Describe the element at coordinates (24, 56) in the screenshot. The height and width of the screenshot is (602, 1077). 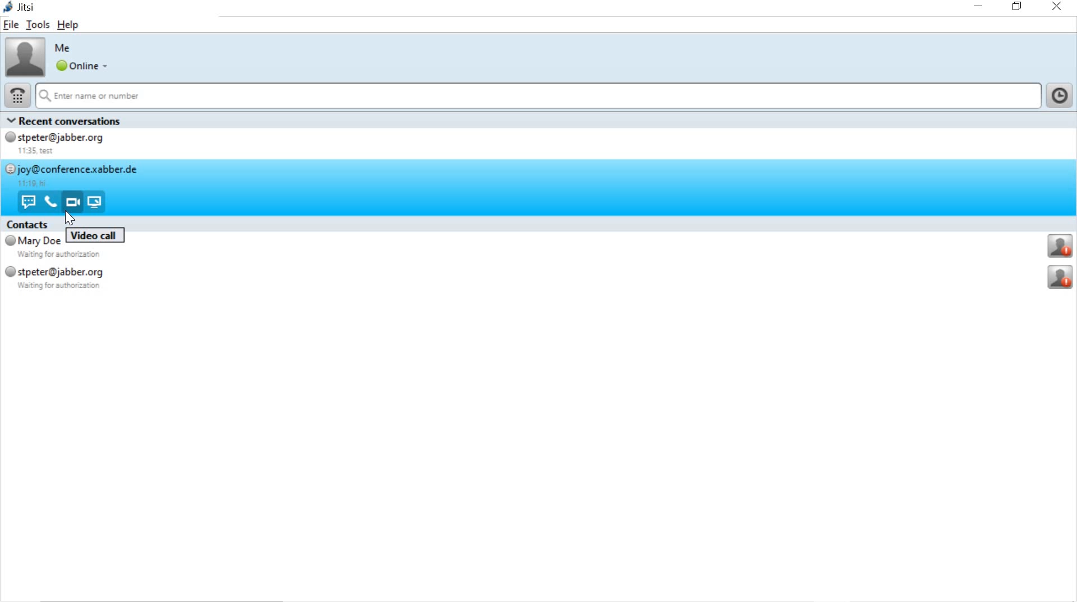
I see `account picture` at that location.